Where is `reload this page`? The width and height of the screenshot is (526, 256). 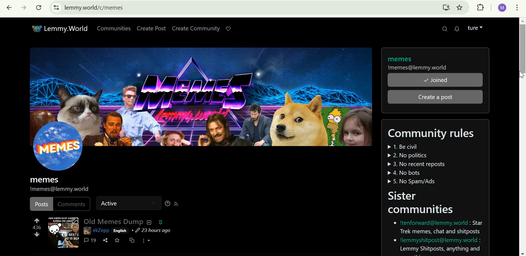
reload this page is located at coordinates (39, 8).